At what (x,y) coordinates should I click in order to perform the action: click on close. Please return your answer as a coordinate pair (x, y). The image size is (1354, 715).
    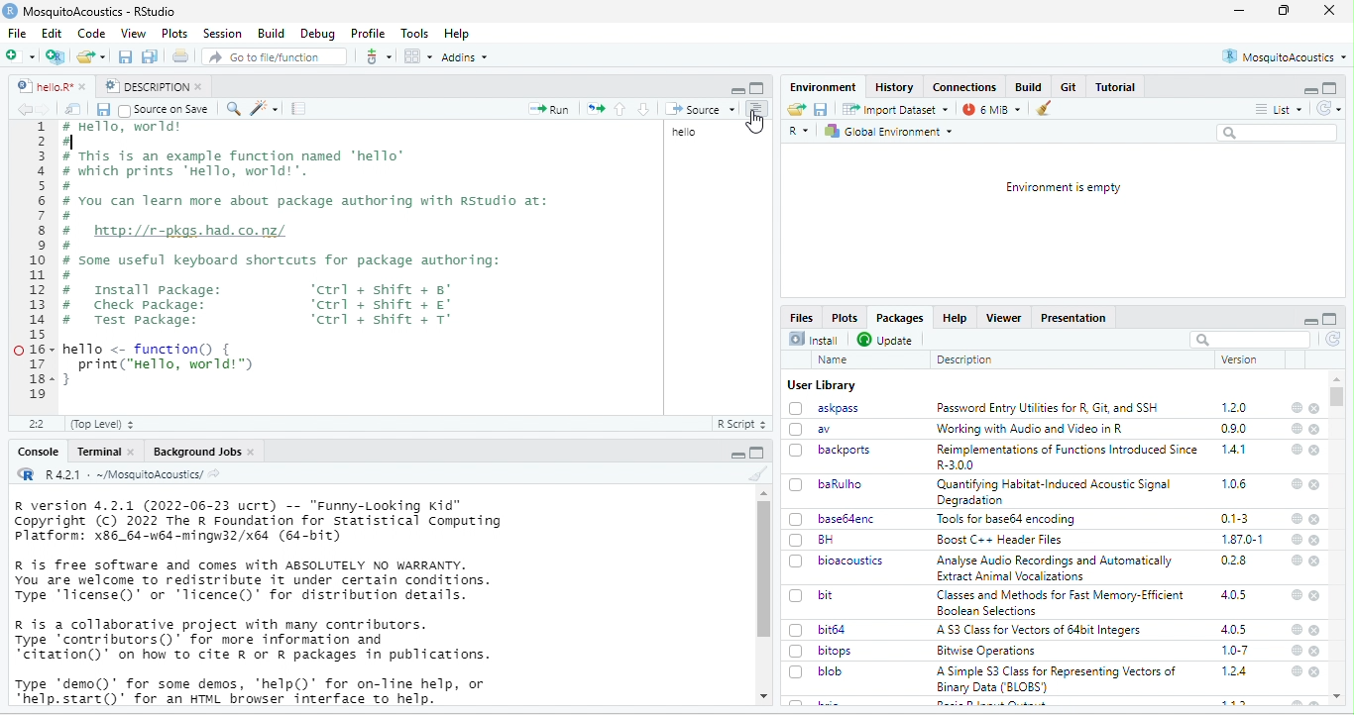
    Looking at the image, I should click on (1316, 485).